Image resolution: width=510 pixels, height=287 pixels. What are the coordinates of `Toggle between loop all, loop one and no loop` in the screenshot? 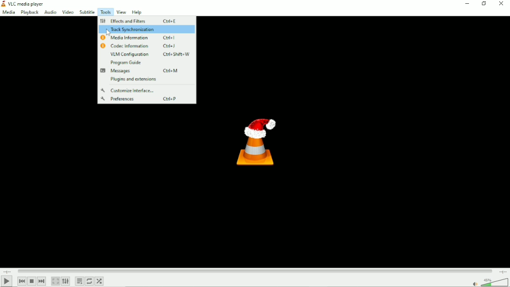 It's located at (89, 281).